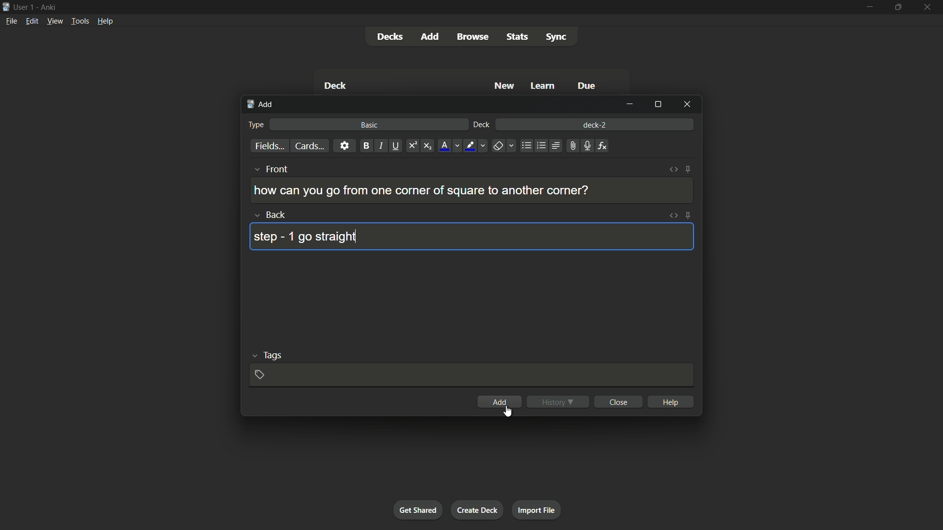 This screenshot has height=530, width=943. Describe the element at coordinates (502, 402) in the screenshot. I see `add` at that location.